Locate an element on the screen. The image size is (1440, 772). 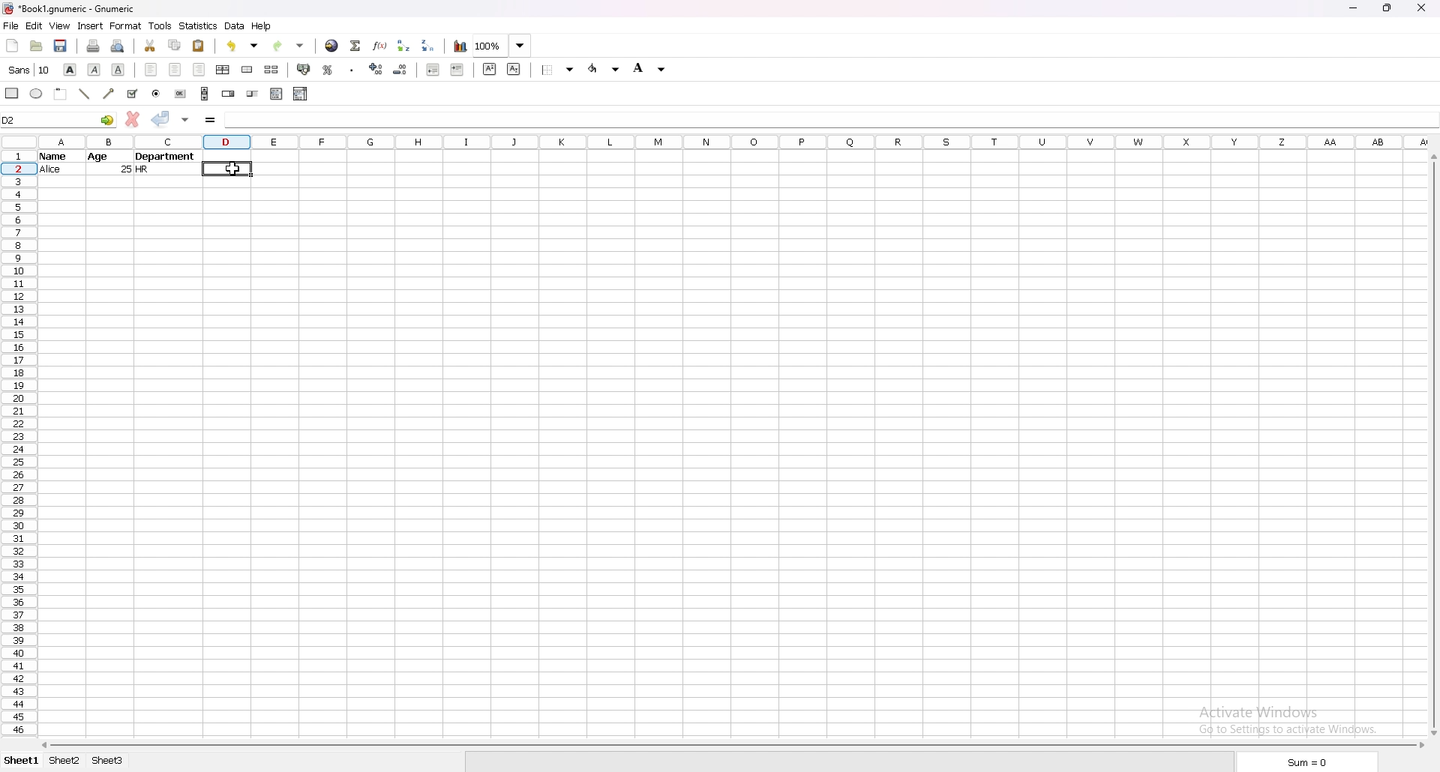
data is located at coordinates (235, 26).